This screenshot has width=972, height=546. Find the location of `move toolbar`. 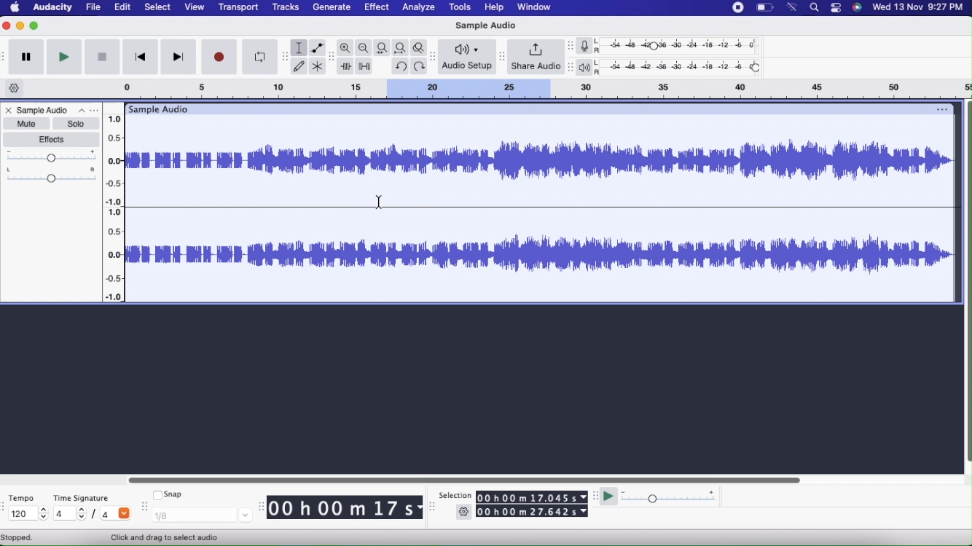

move toolbar is located at coordinates (332, 55).